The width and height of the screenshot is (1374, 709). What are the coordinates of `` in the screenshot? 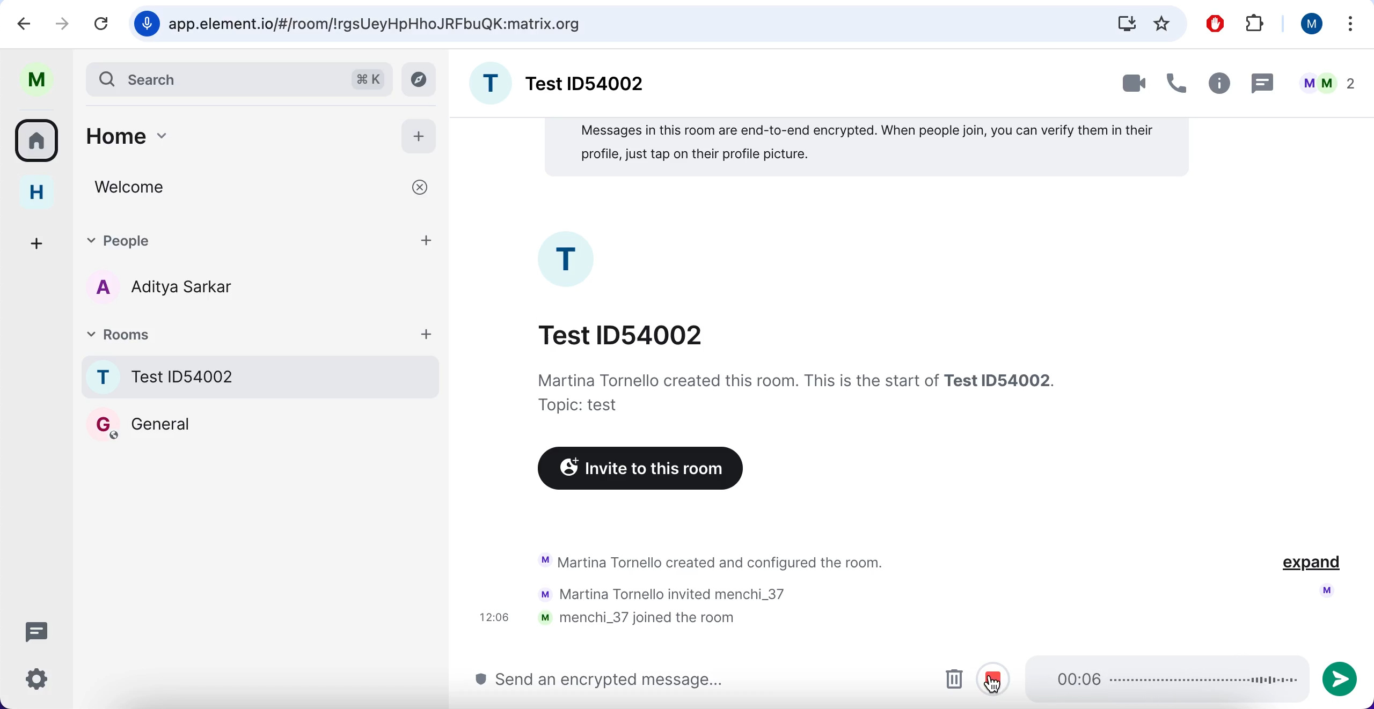 It's located at (1218, 83).